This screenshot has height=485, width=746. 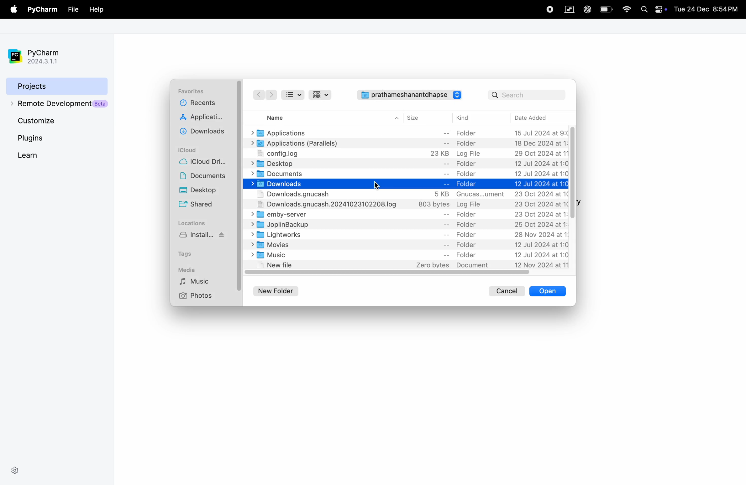 I want to click on parallel space, so click(x=568, y=9).